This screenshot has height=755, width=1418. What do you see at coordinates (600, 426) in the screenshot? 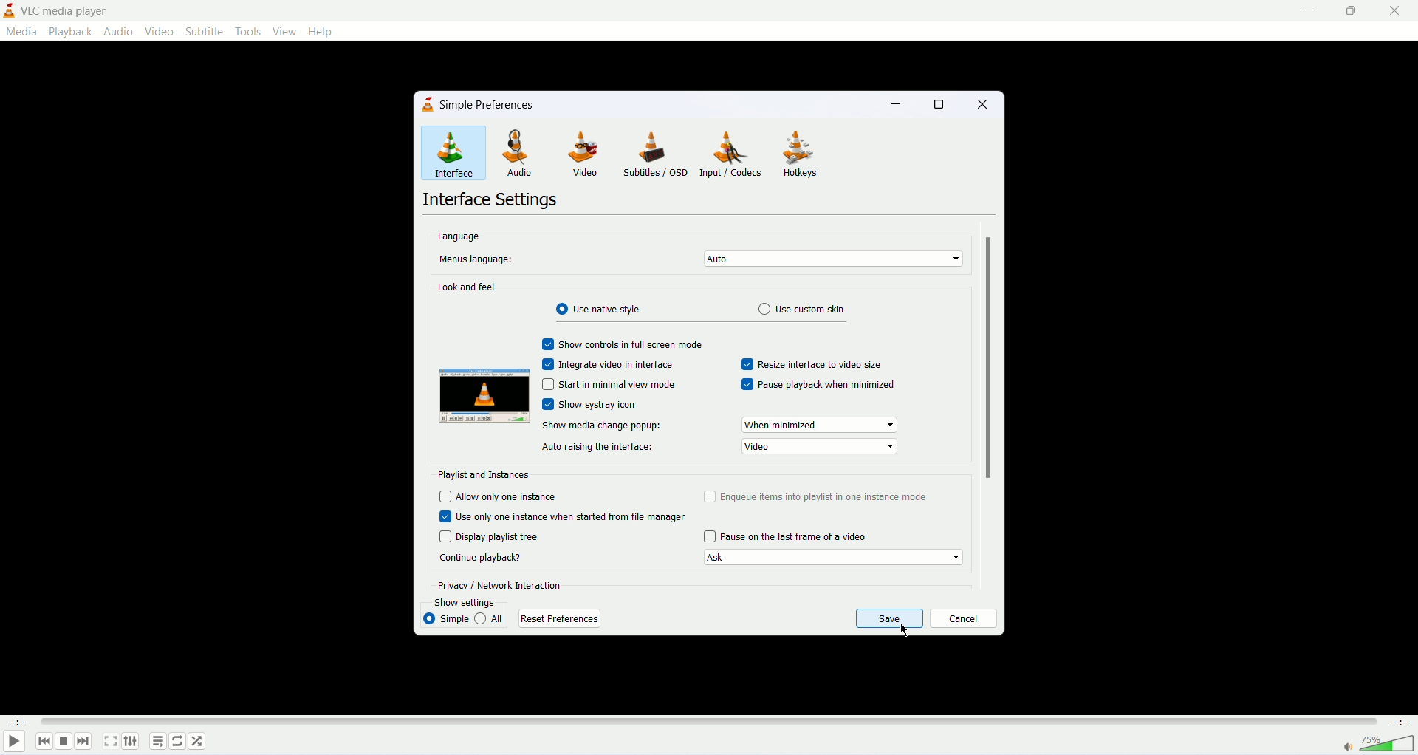
I see `show media change popup` at bounding box center [600, 426].